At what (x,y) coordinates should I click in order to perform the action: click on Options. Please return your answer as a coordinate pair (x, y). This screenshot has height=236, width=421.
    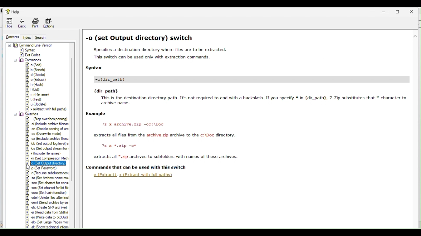
    Looking at the image, I should click on (50, 23).